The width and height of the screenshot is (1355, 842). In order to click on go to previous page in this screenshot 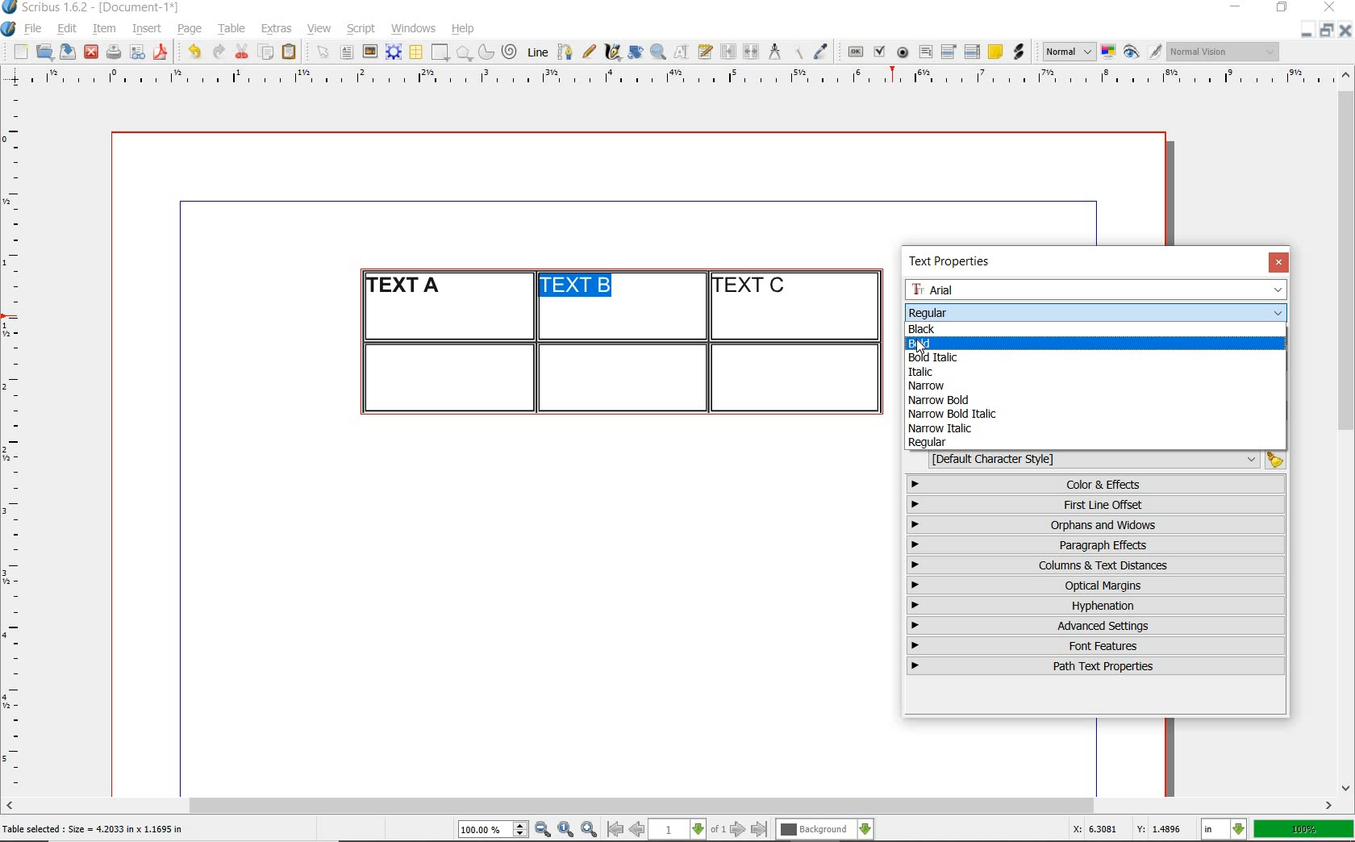, I will do `click(636, 830)`.